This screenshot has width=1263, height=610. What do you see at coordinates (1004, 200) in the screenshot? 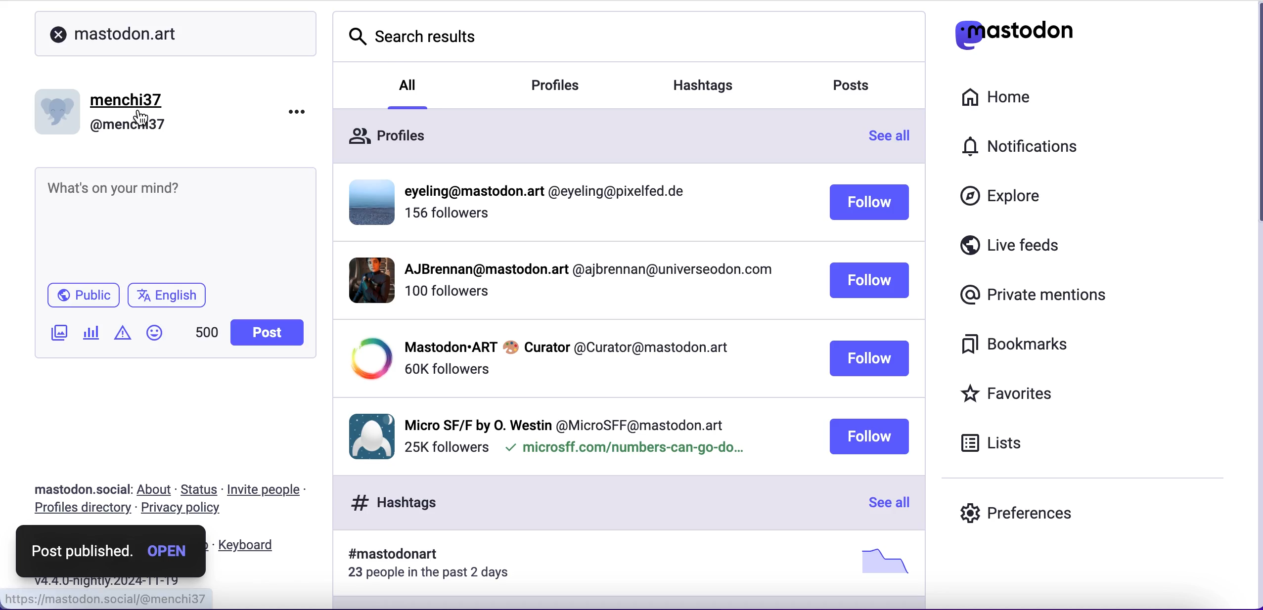
I see `explore` at bounding box center [1004, 200].